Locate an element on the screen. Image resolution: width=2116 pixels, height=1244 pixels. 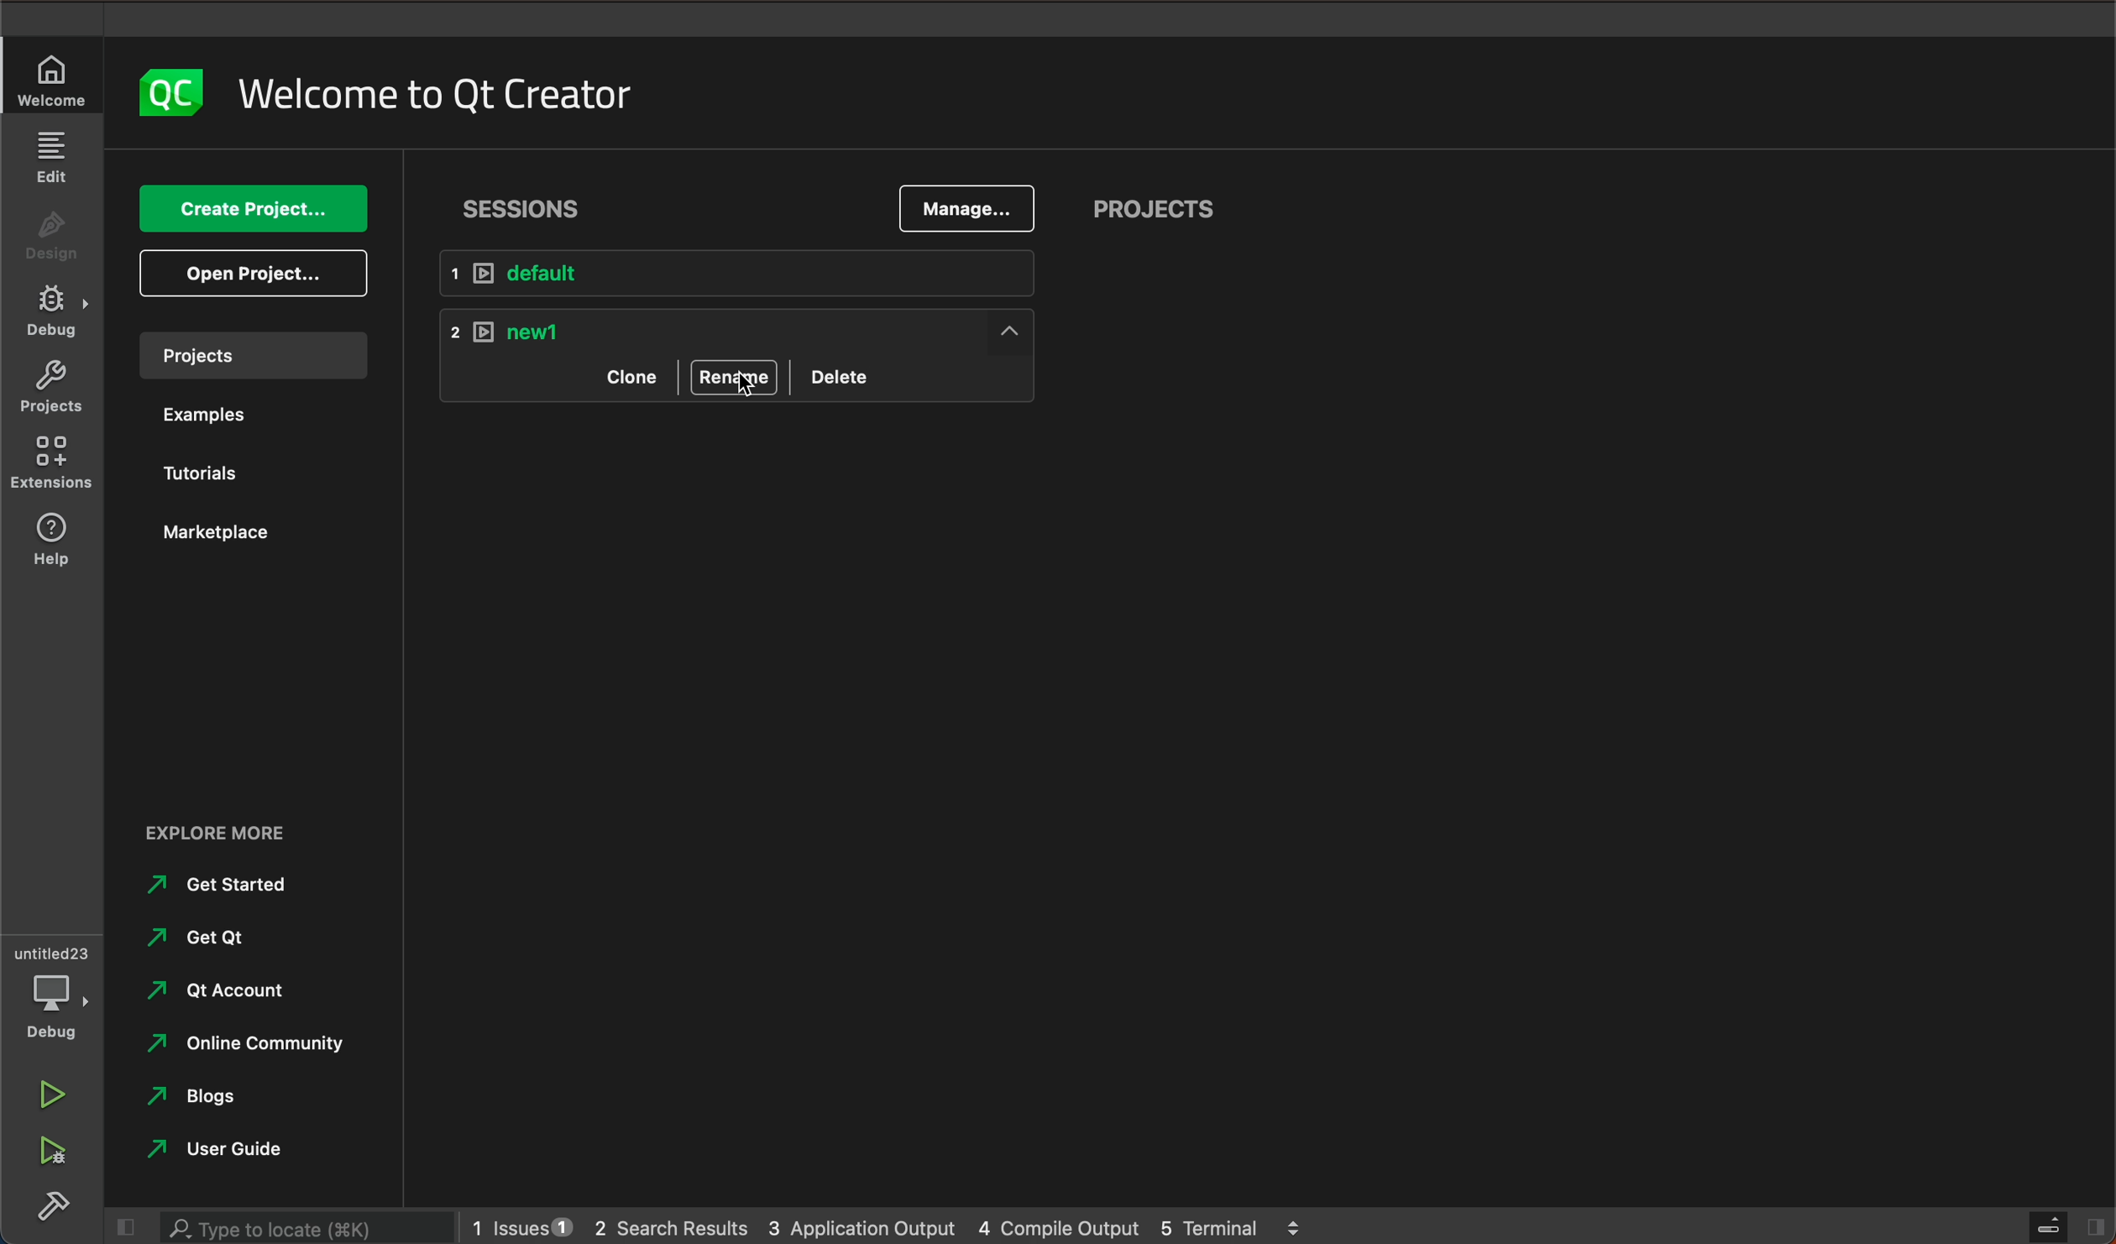
external links is located at coordinates (253, 837).